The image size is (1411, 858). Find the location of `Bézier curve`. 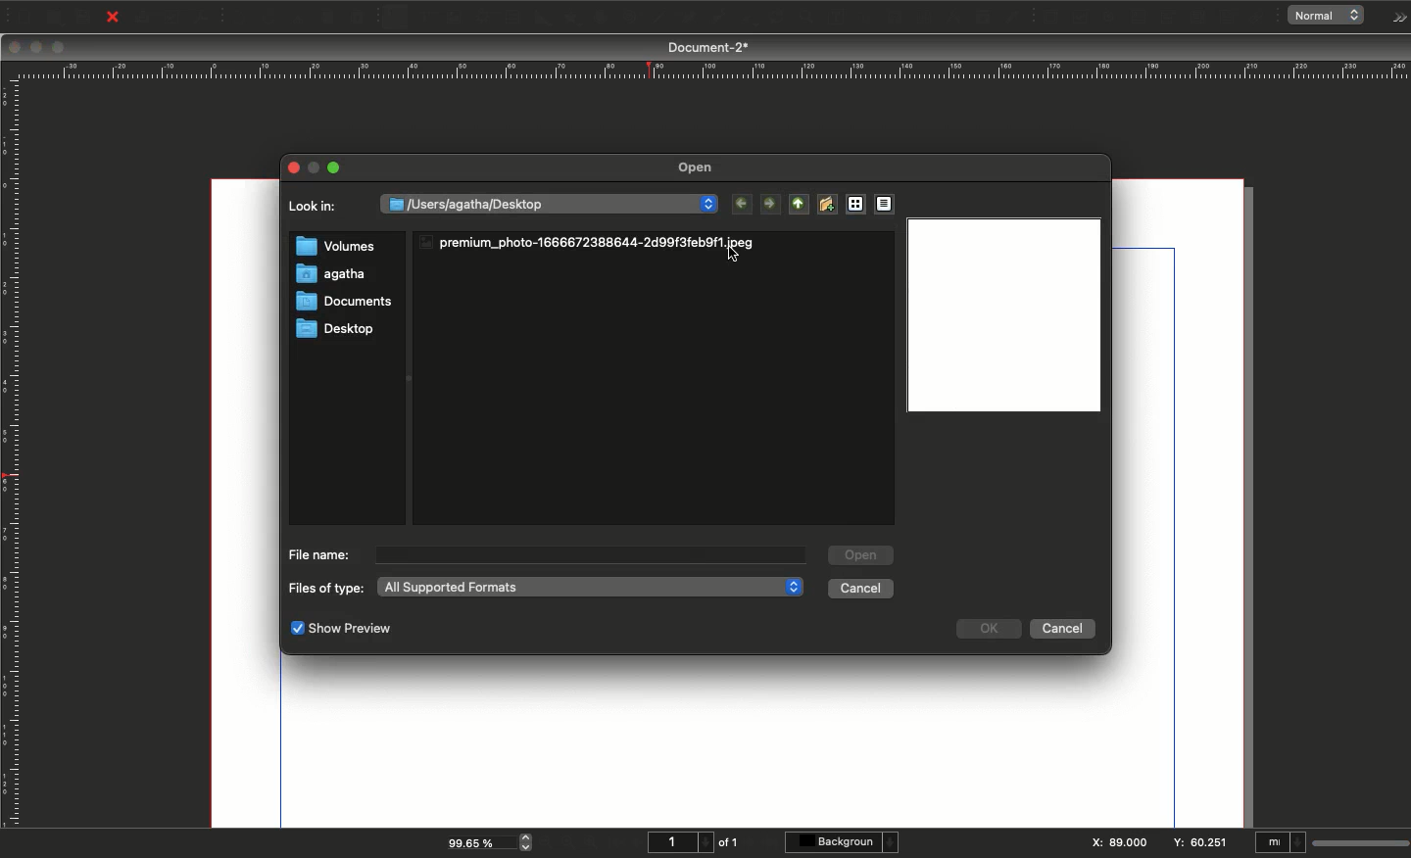

Bézier curve is located at coordinates (686, 19).